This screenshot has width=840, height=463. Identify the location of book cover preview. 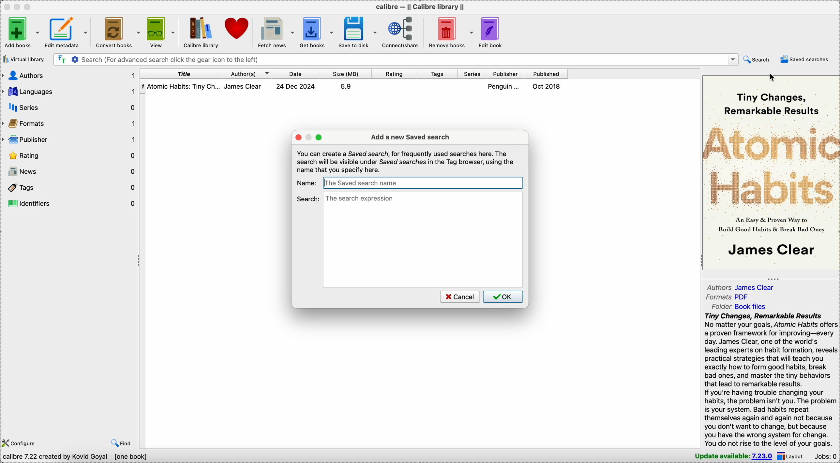
(770, 172).